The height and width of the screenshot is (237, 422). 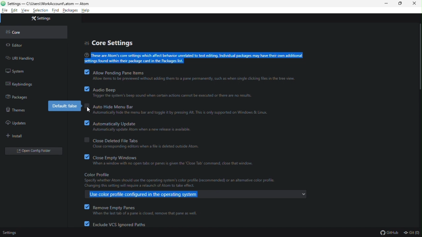 I want to click on cursor, so click(x=90, y=110).